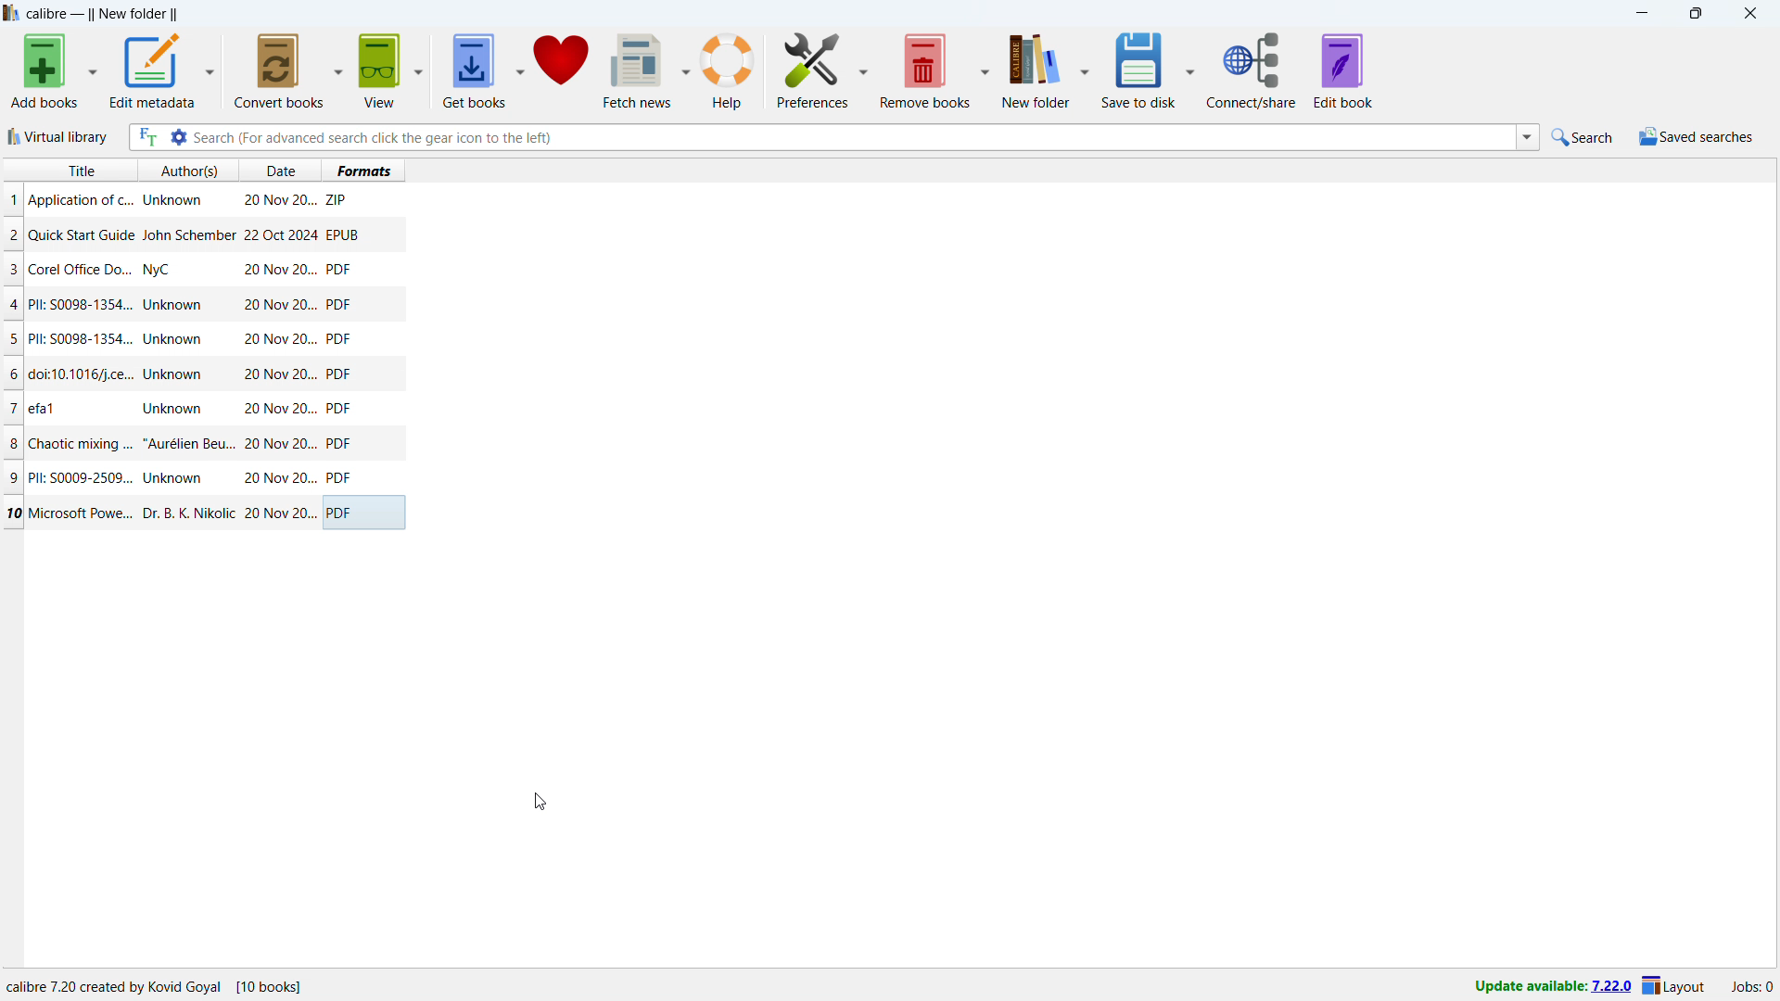 The width and height of the screenshot is (1780, 1001). What do you see at coordinates (339, 409) in the screenshot?
I see `PDF` at bounding box center [339, 409].